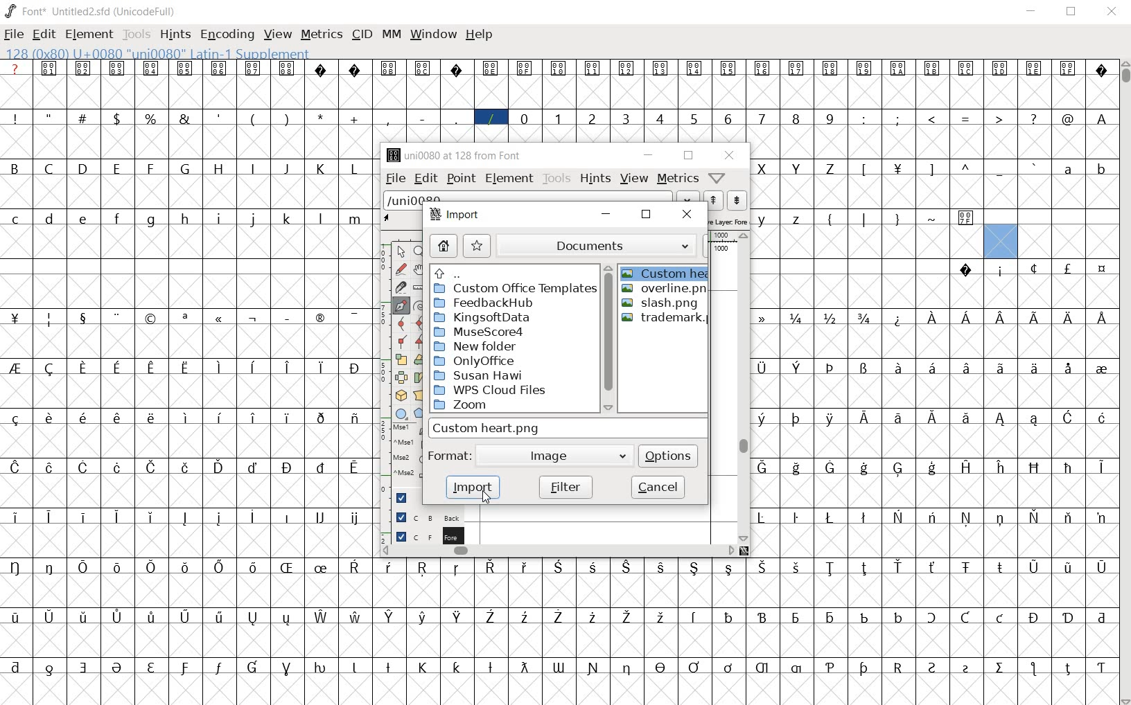 The image size is (1131, 705). What do you see at coordinates (152, 567) in the screenshot?
I see `glyph` at bounding box center [152, 567].